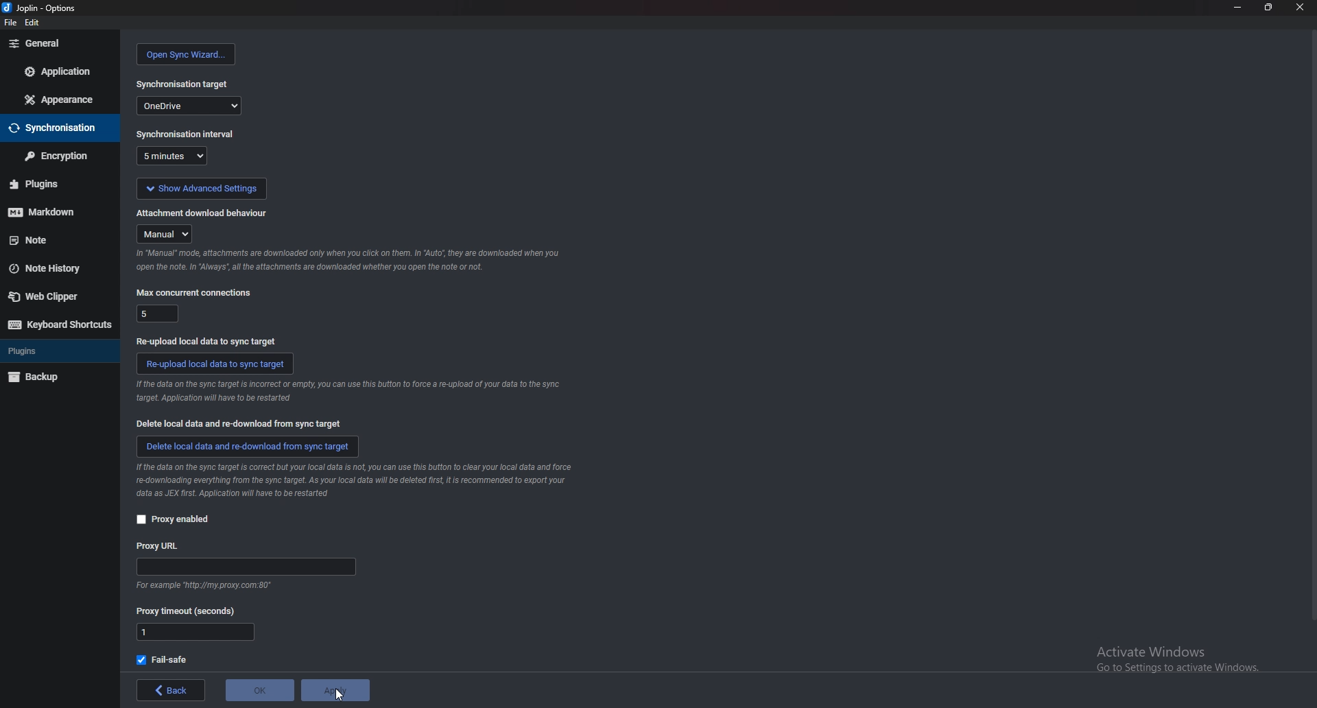  Describe the element at coordinates (355, 482) in the screenshot. I see `info` at that location.